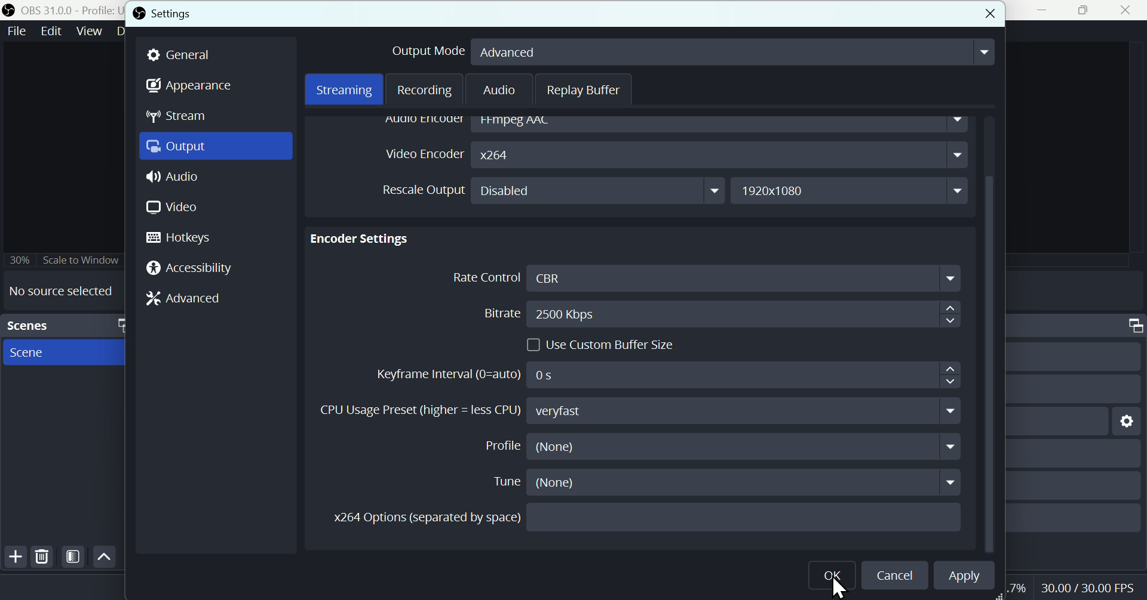 The height and width of the screenshot is (600, 1147). I want to click on Video, so click(171, 208).